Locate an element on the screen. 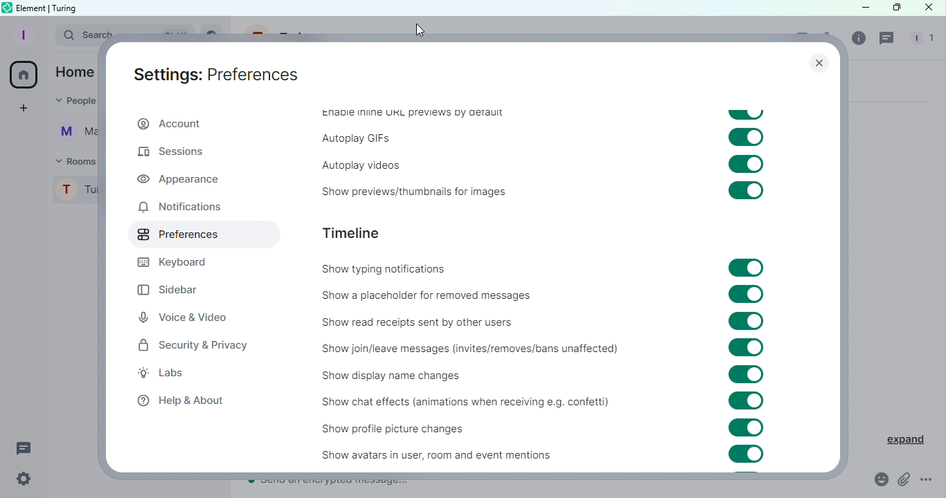  turing is located at coordinates (66, 8).